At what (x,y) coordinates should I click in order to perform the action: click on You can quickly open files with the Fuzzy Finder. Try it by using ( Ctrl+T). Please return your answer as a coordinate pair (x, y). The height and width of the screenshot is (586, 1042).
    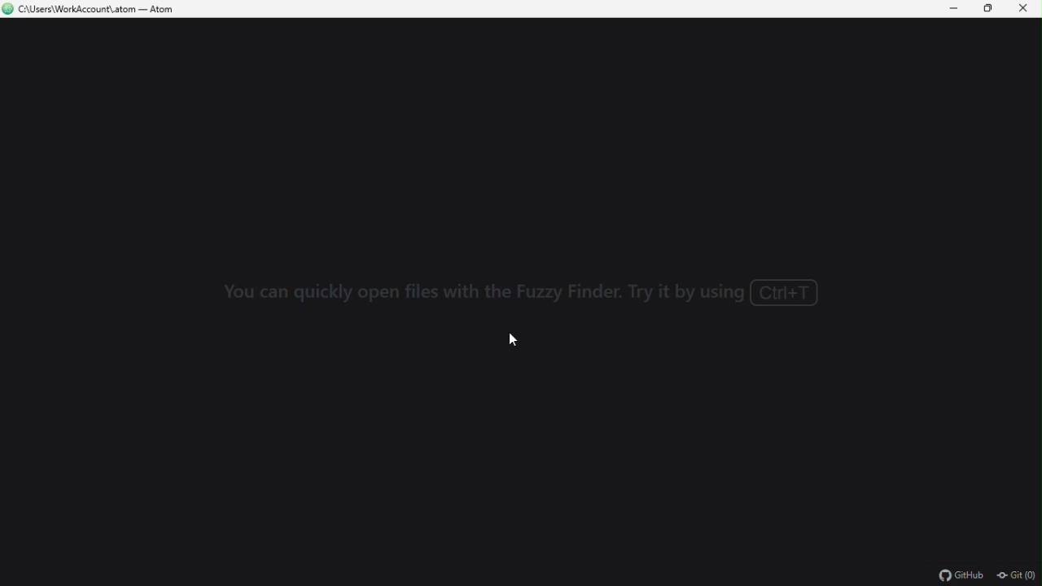
    Looking at the image, I should click on (514, 293).